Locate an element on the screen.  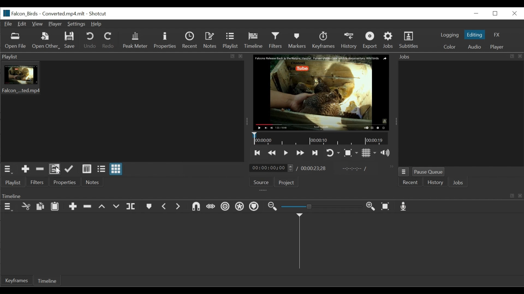
Notes is located at coordinates (92, 182).